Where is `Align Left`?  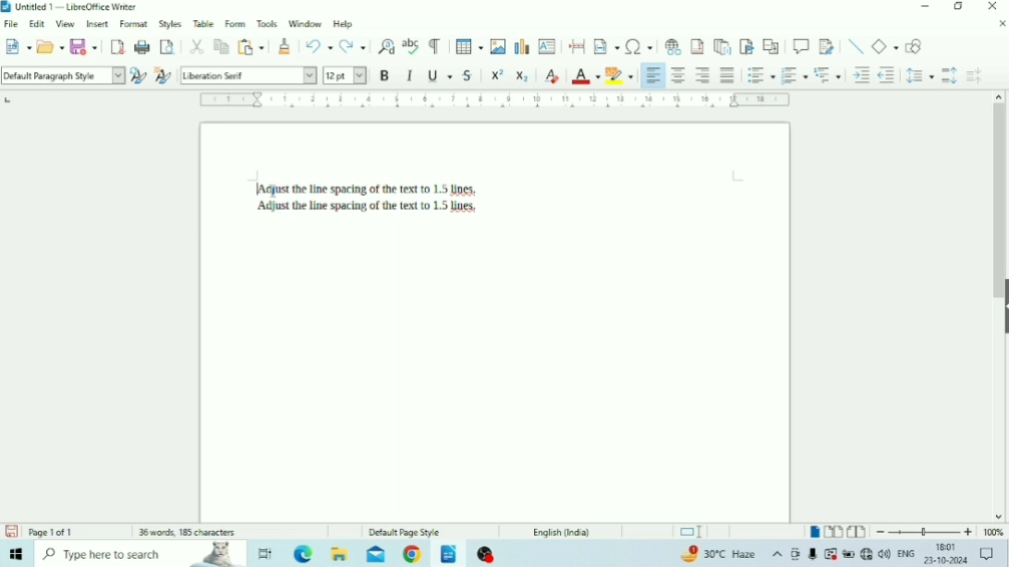 Align Left is located at coordinates (652, 75).